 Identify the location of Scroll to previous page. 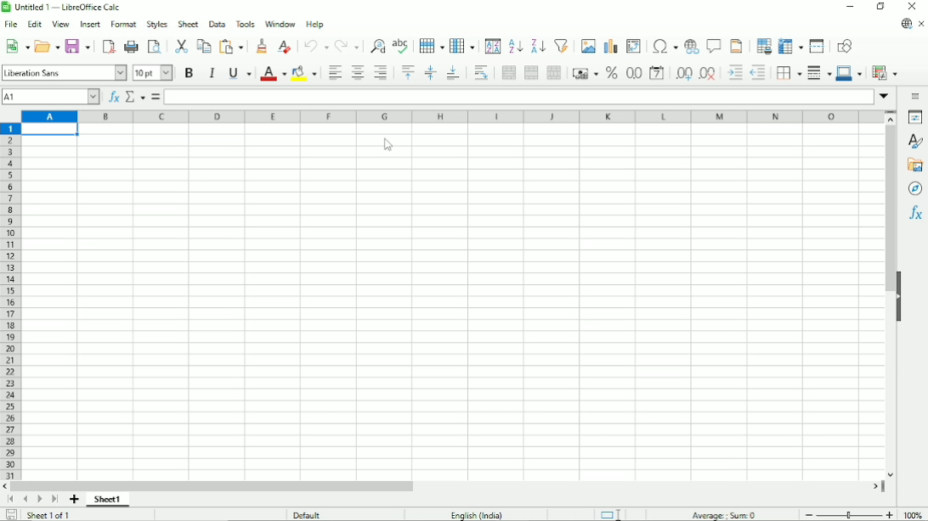
(25, 500).